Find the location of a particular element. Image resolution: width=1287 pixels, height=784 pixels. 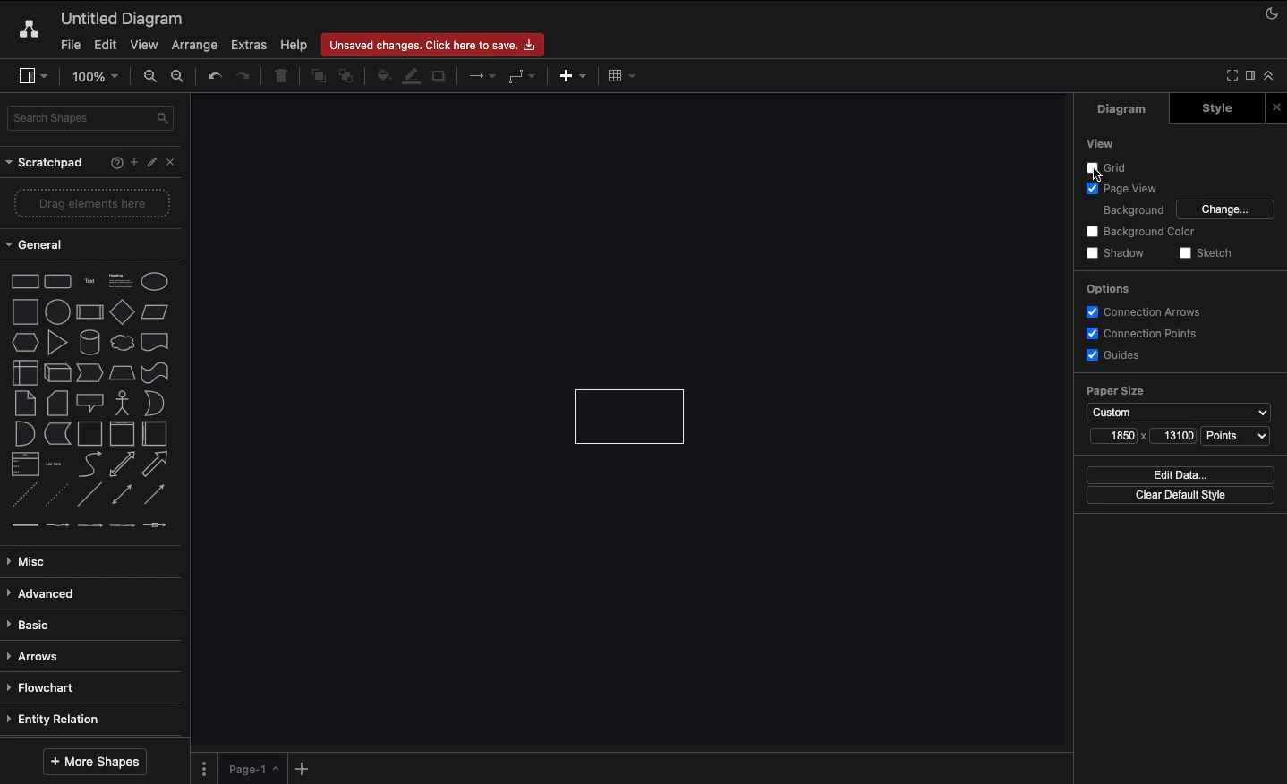

Change is located at coordinates (1227, 210).